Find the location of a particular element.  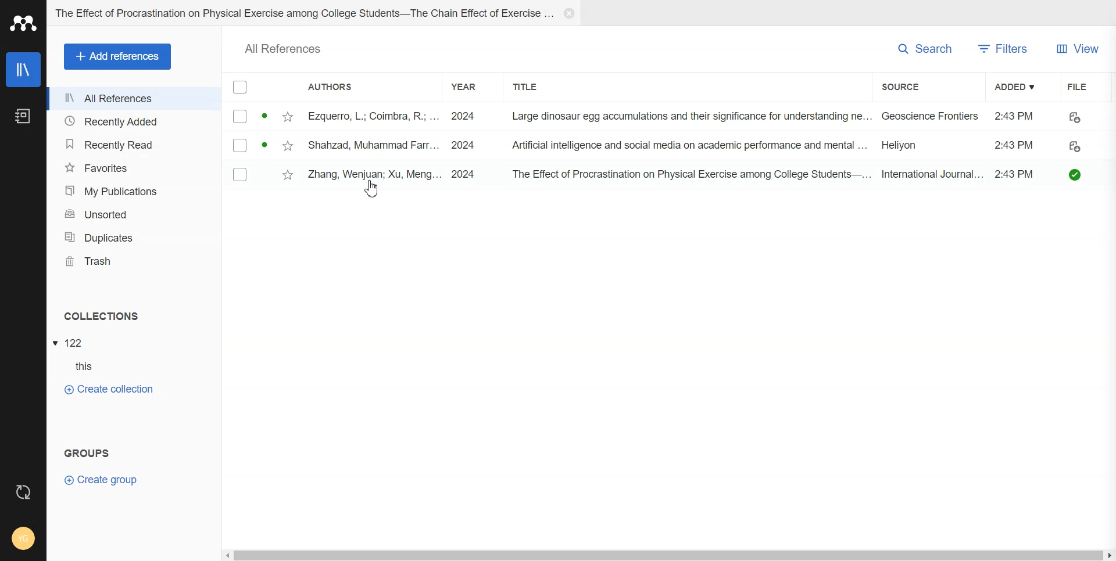

Favorite is located at coordinates (290, 144).